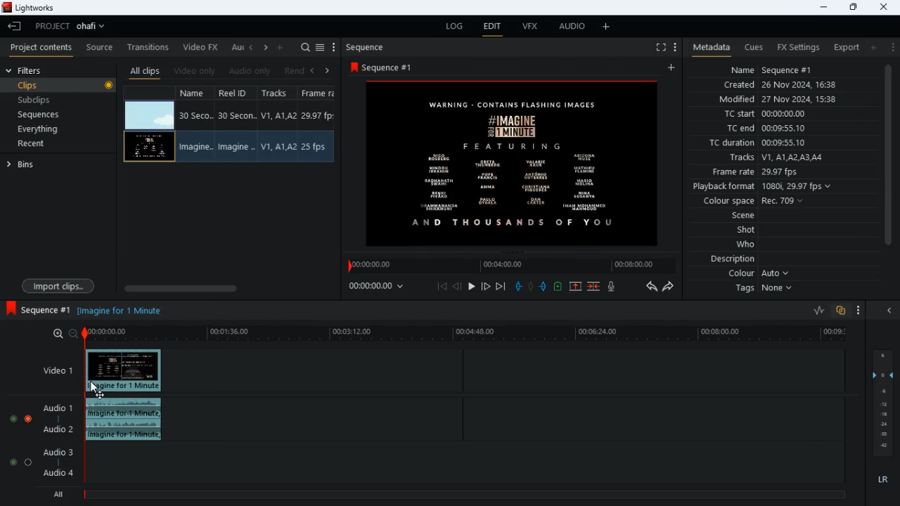 Image resolution: width=900 pixels, height=506 pixels. I want to click on left, so click(252, 46).